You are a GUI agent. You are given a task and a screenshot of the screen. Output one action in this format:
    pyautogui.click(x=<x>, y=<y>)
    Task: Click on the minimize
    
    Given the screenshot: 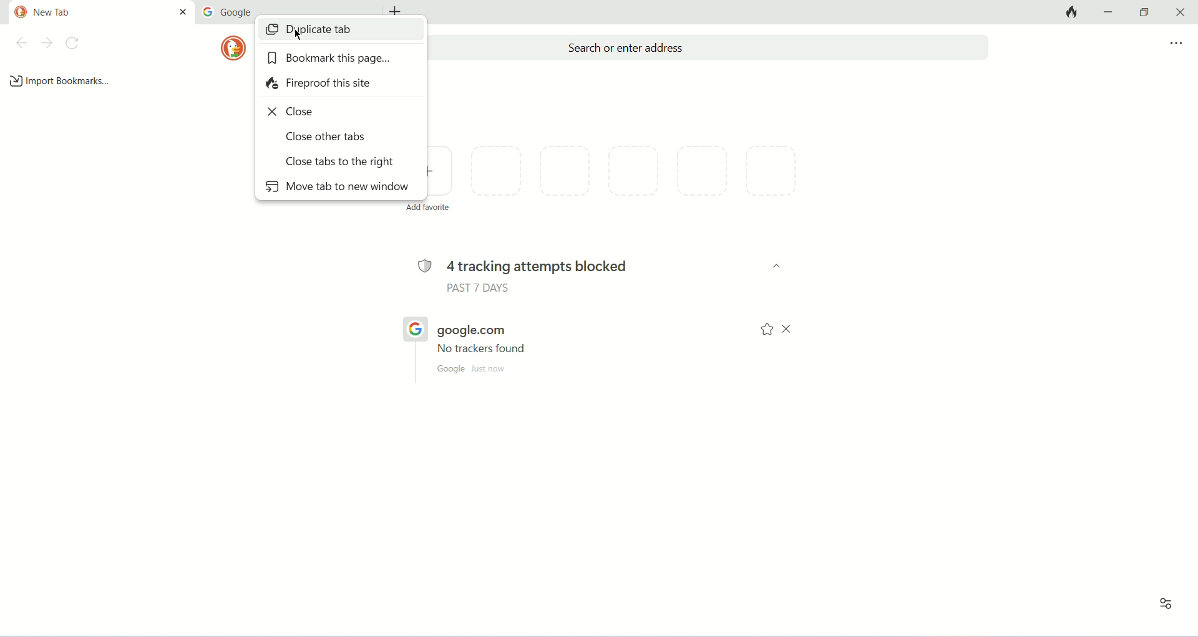 What is the action you would take?
    pyautogui.click(x=1108, y=12)
    